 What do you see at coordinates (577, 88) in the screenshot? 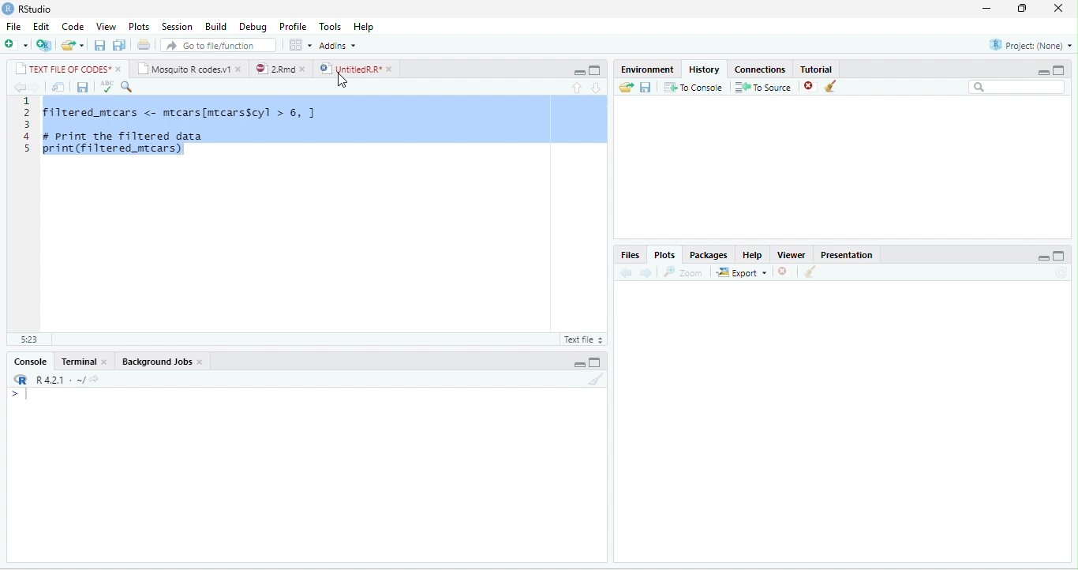
I see `up` at bounding box center [577, 88].